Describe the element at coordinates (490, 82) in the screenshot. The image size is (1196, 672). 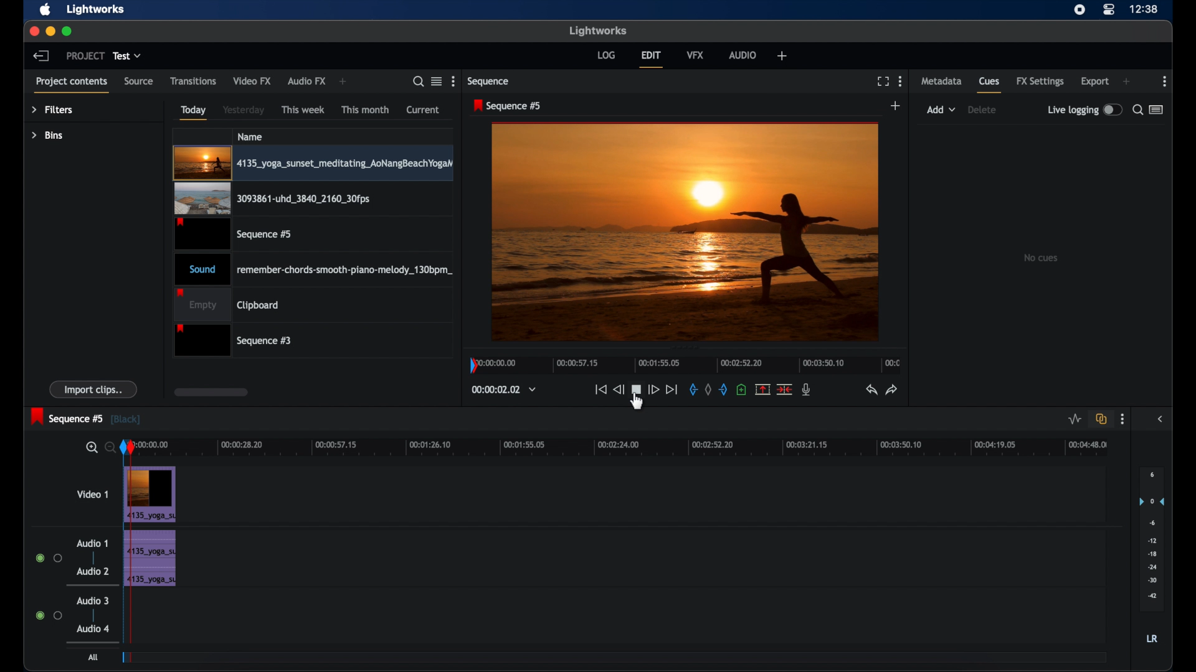
I see `sequence` at that location.